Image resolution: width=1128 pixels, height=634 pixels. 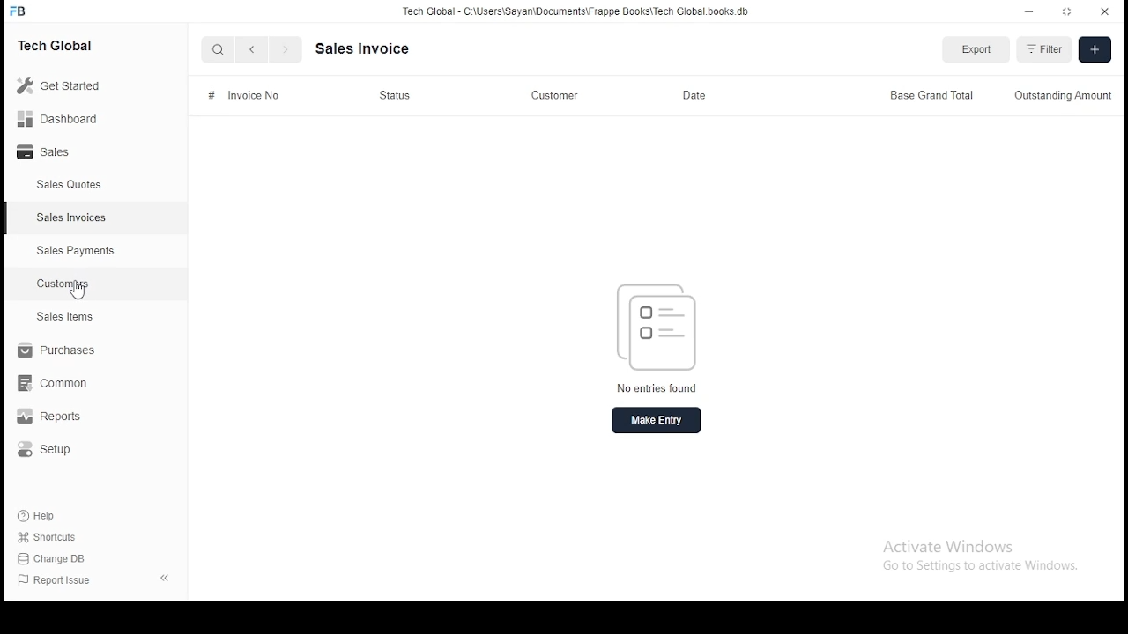 I want to click on export, so click(x=974, y=51).